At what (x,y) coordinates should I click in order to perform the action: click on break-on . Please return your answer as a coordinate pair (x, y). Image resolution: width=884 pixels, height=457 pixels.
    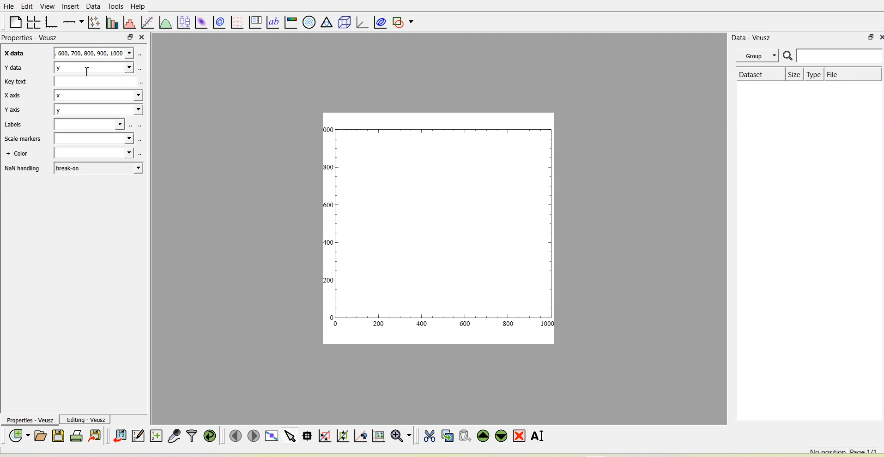
    Looking at the image, I should click on (97, 168).